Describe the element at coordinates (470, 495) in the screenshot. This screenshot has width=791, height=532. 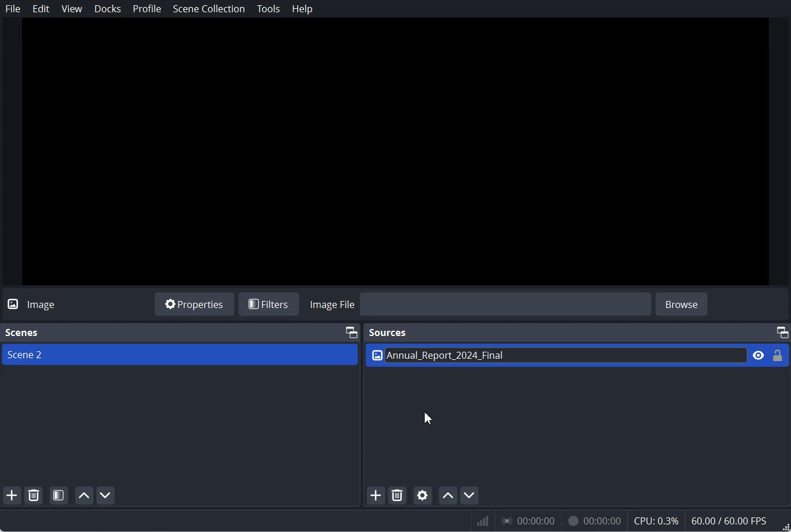
I see `Move source down` at that location.